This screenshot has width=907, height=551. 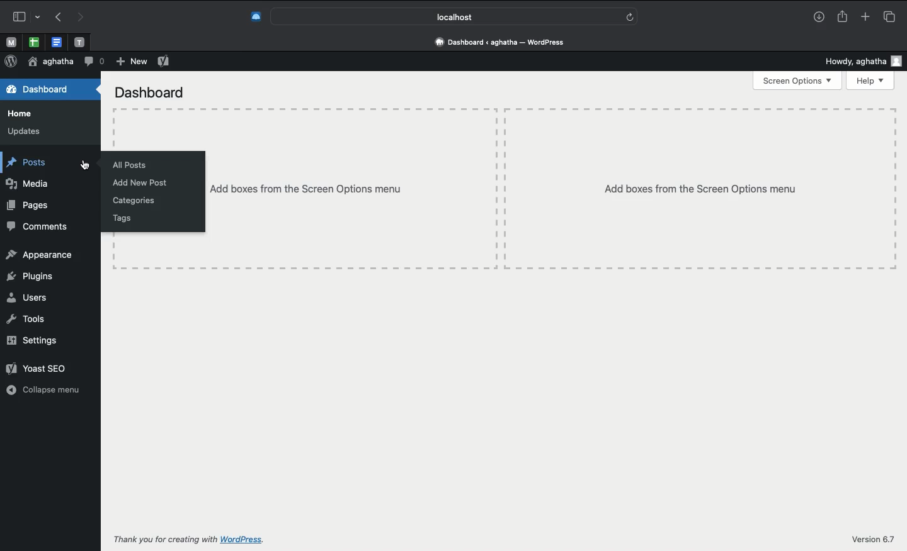 What do you see at coordinates (11, 61) in the screenshot?
I see `Wordpress` at bounding box center [11, 61].